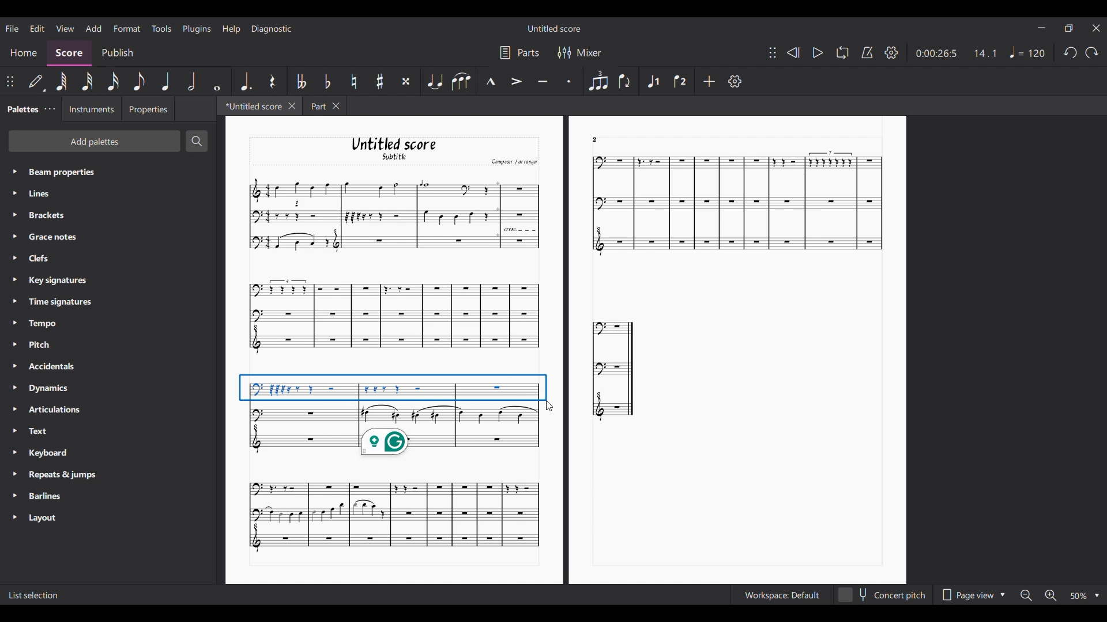 The width and height of the screenshot is (1107, 622). I want to click on Properties , so click(148, 109).